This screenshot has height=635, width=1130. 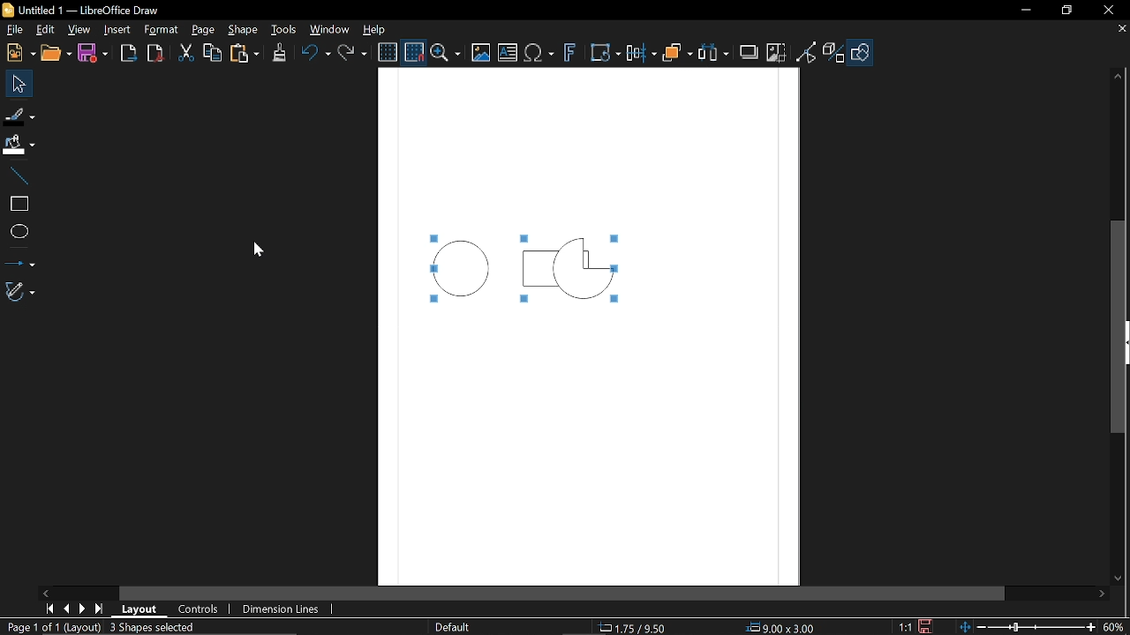 I want to click on Page, so click(x=200, y=31).